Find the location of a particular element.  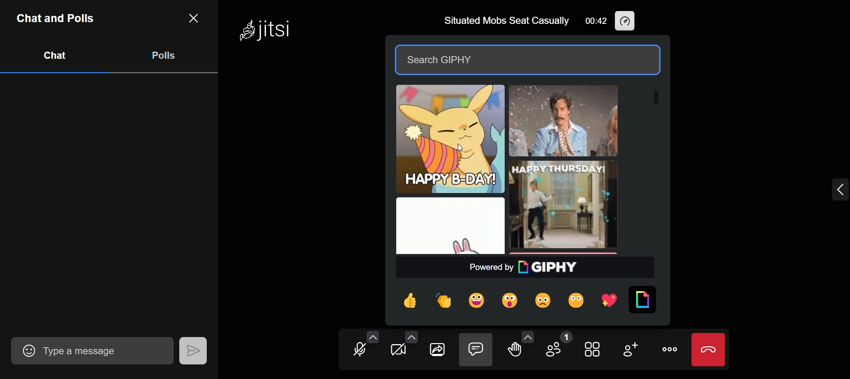

clap reaction is located at coordinates (443, 300).